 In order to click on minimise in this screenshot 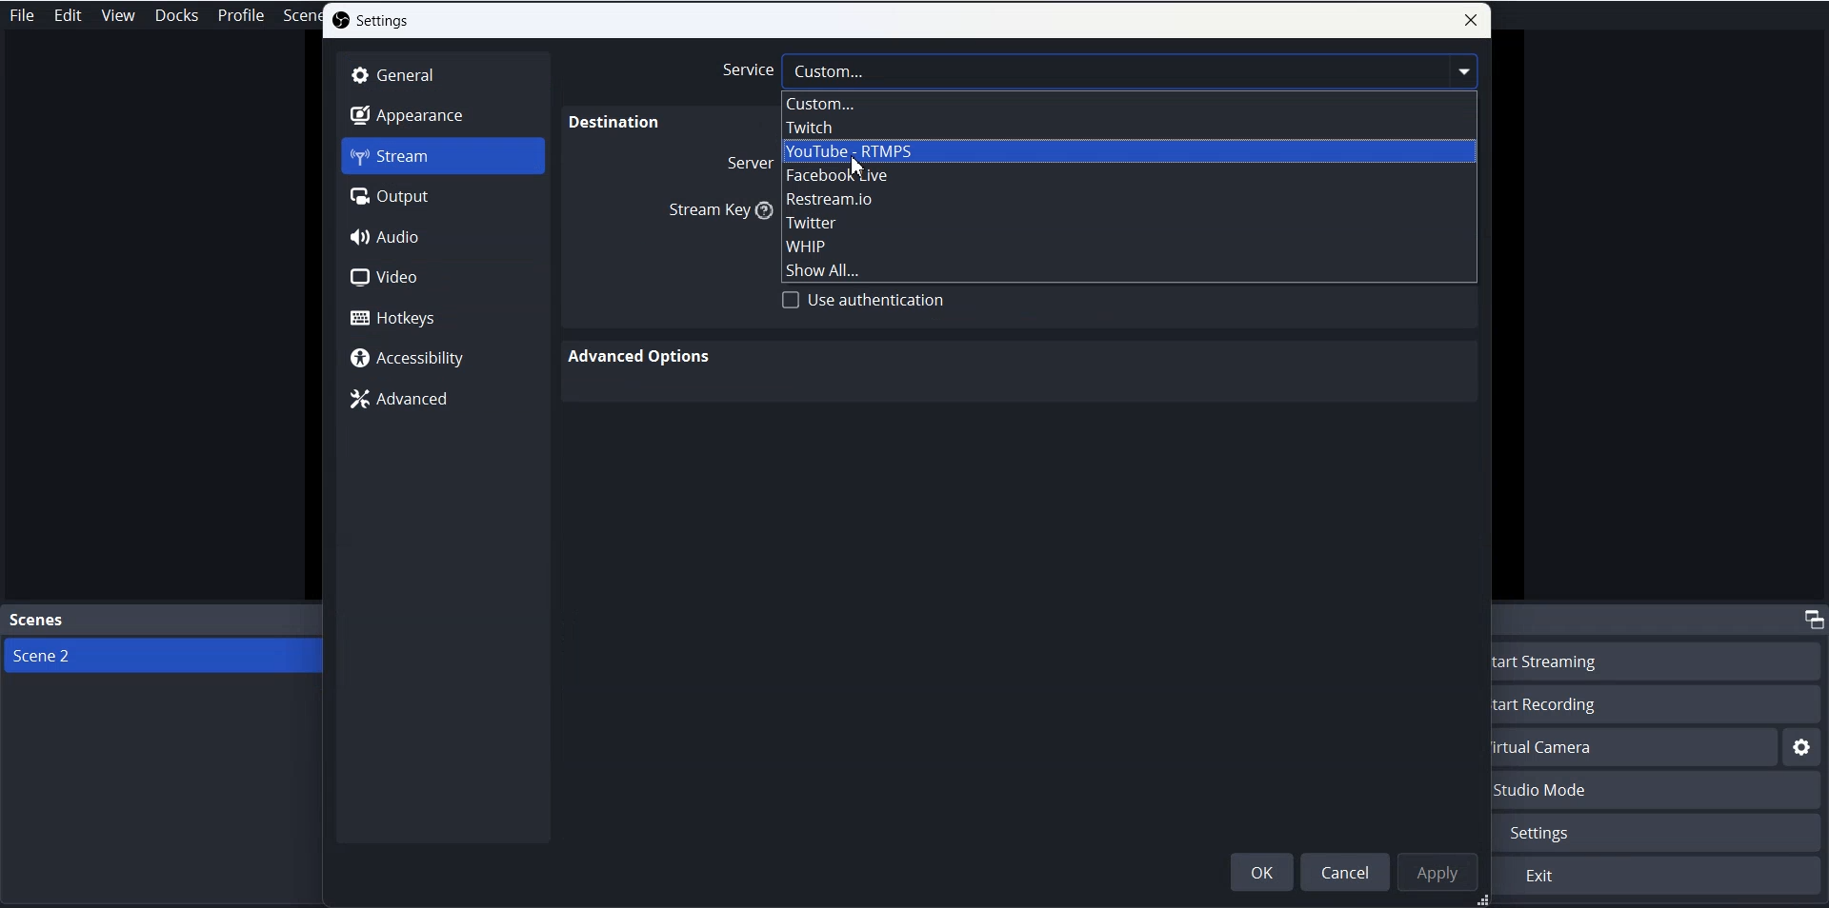, I will do `click(1811, 618)`.